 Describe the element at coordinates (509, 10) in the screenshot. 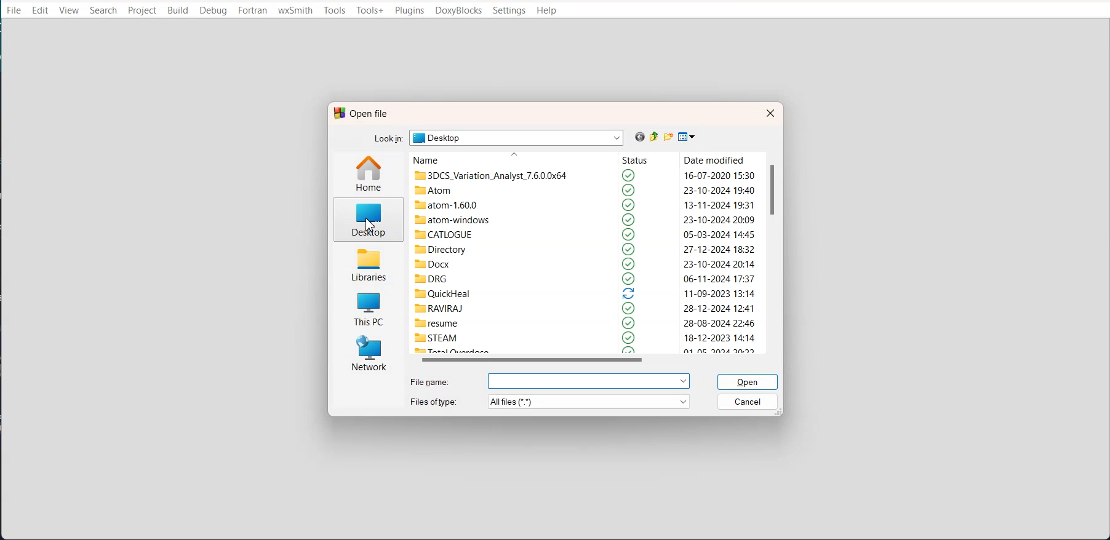

I see `Settings` at that location.